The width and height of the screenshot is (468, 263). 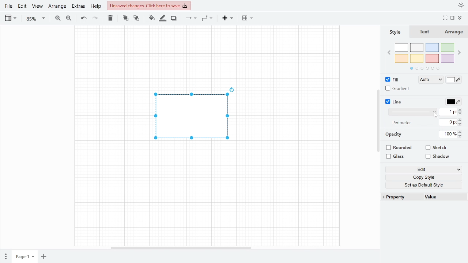 I want to click on Glass, so click(x=399, y=157).